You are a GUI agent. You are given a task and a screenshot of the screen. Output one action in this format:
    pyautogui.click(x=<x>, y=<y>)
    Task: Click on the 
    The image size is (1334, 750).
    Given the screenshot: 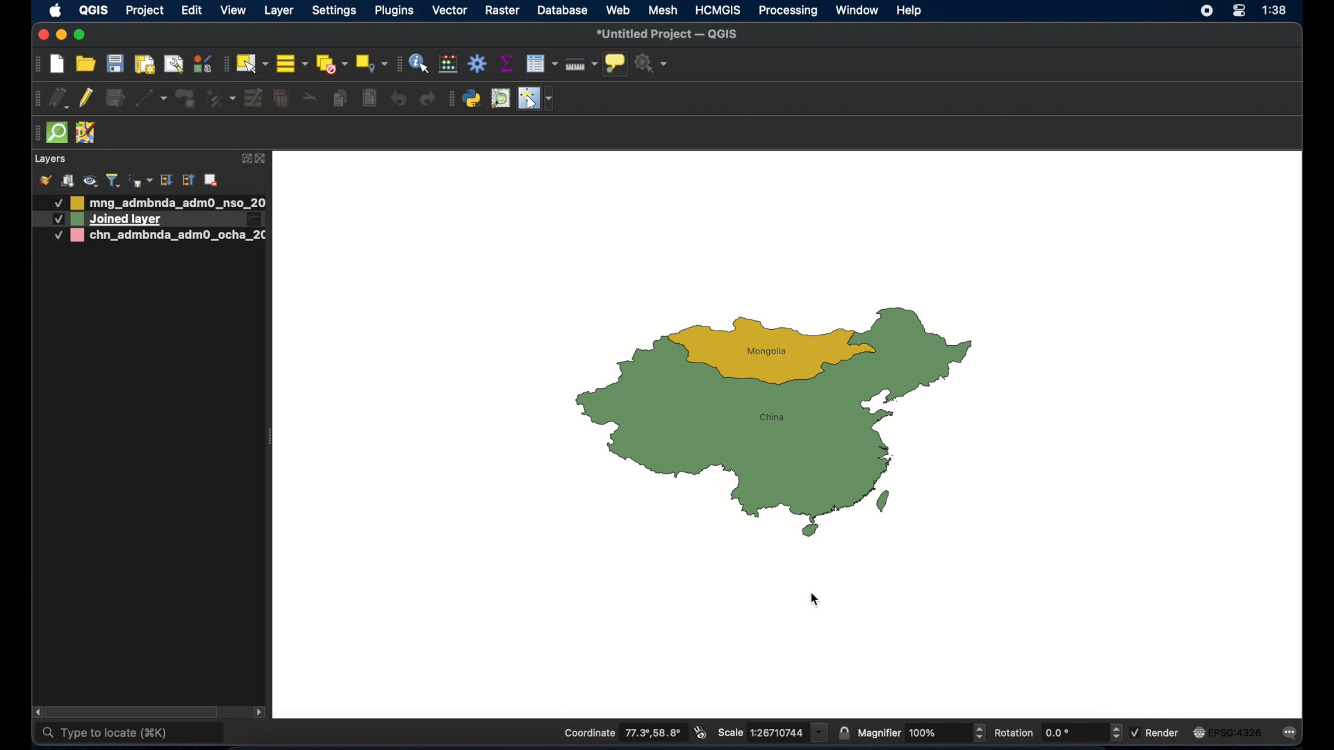 What is the action you would take?
    pyautogui.click(x=51, y=203)
    